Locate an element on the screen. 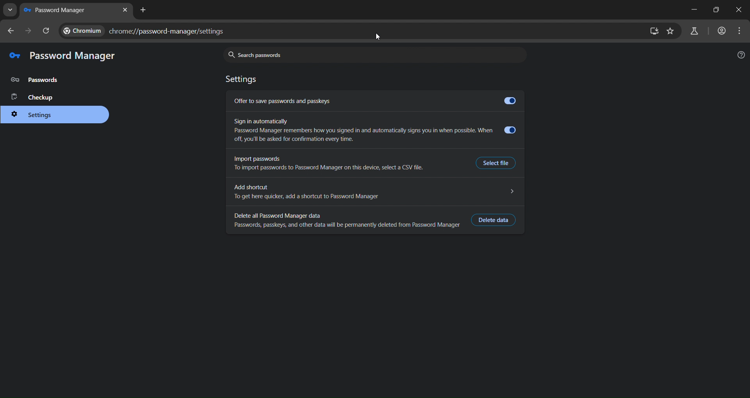  Offer to save passwords and passkeys is located at coordinates (281, 101).